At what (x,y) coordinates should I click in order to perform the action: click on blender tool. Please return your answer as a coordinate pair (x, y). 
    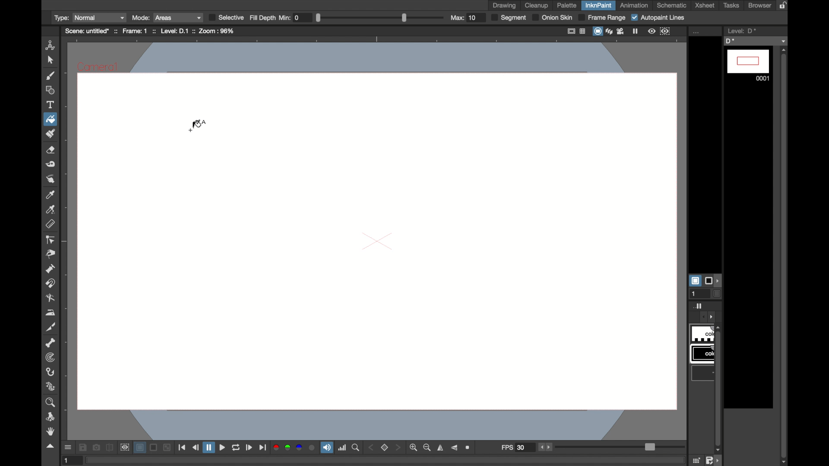
    Looking at the image, I should click on (50, 298).